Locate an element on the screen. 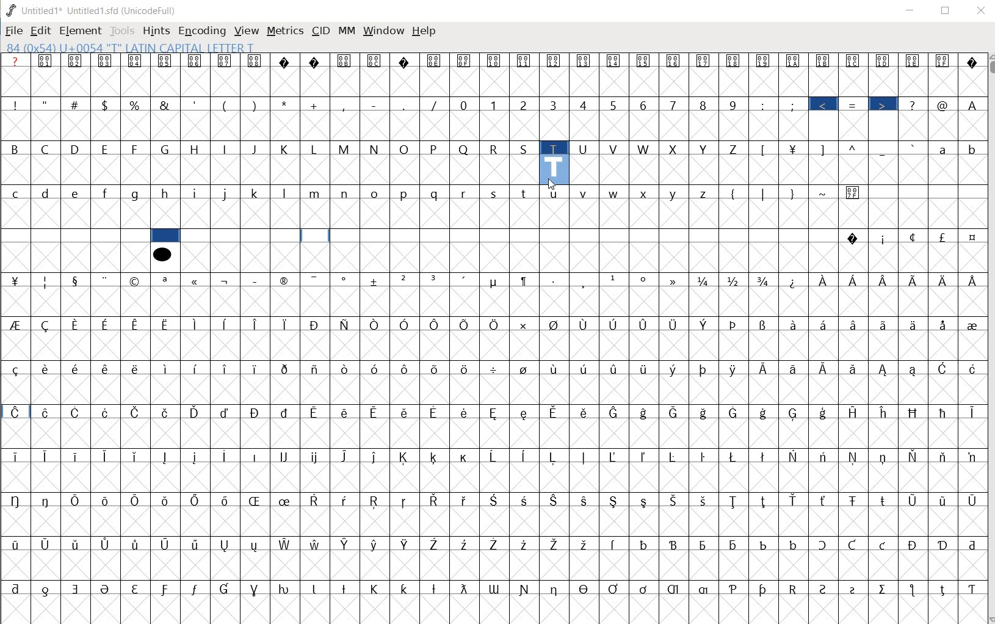 This screenshot has height=624, width=995. Symbol is located at coordinates (736, 501).